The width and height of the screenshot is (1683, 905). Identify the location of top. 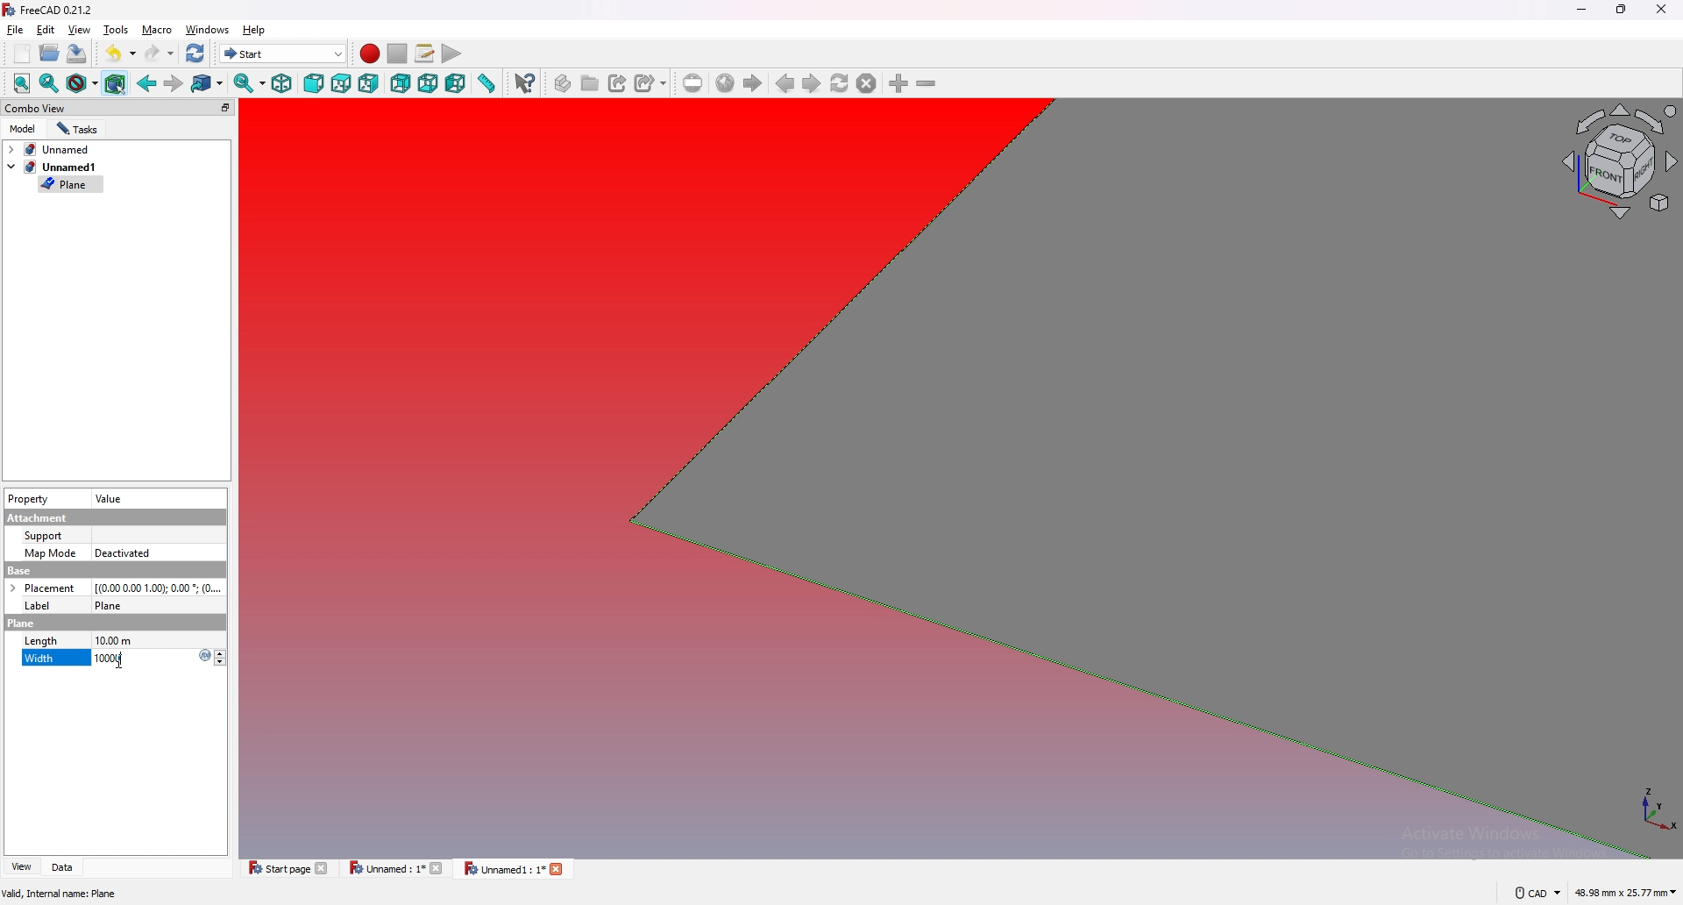
(341, 84).